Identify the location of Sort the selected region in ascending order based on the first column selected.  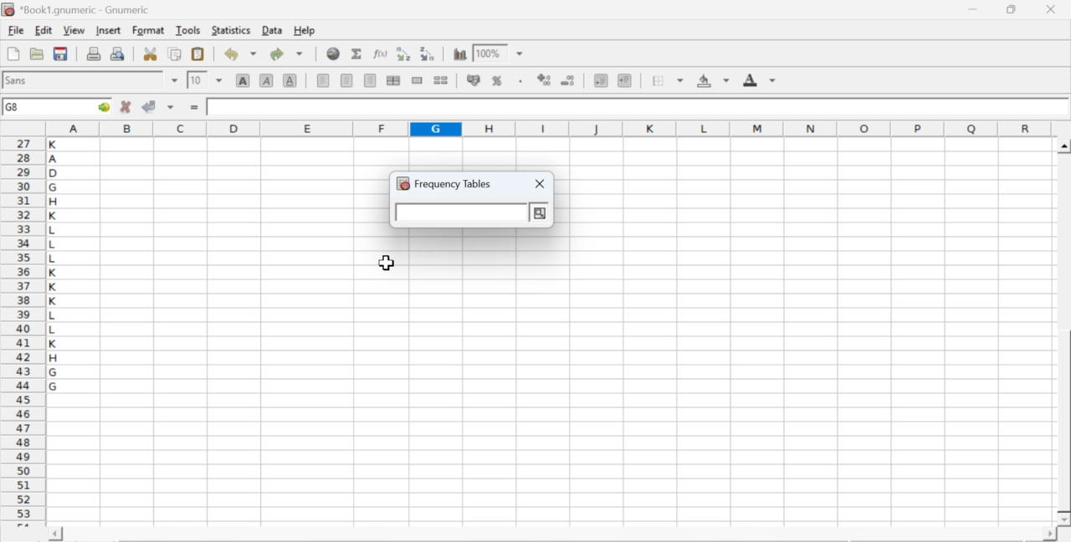
(406, 54).